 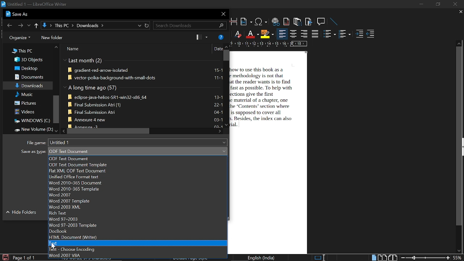 What do you see at coordinates (145, 104) in the screenshot?
I see `Final Submission Atri (1) 22-1` at bounding box center [145, 104].